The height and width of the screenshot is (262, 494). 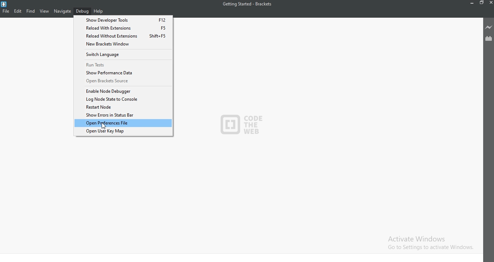 What do you see at coordinates (488, 27) in the screenshot?
I see `live preview` at bounding box center [488, 27].